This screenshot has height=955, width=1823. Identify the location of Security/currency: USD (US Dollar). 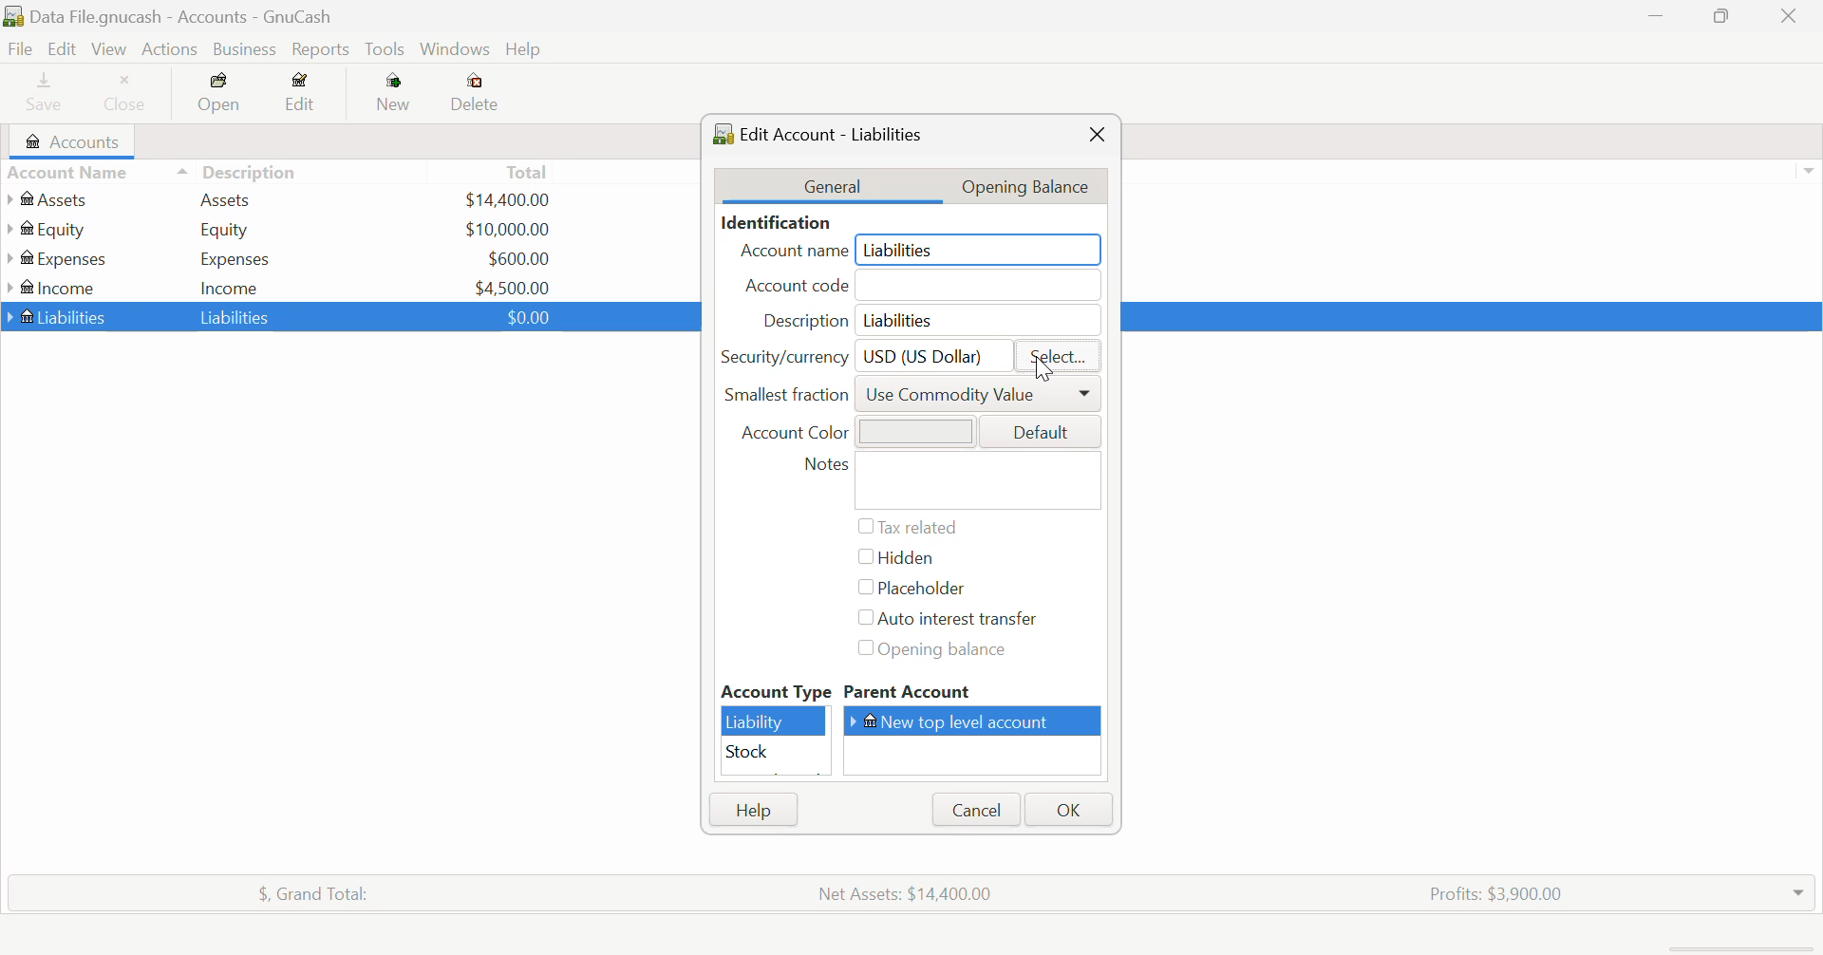
(858, 355).